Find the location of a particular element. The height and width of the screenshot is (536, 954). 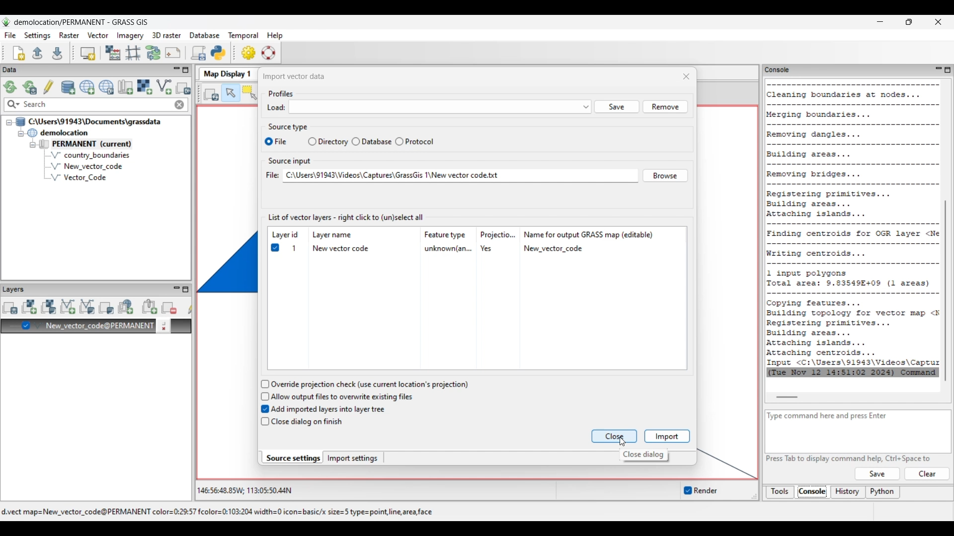

Override projection check is located at coordinates (369, 385).